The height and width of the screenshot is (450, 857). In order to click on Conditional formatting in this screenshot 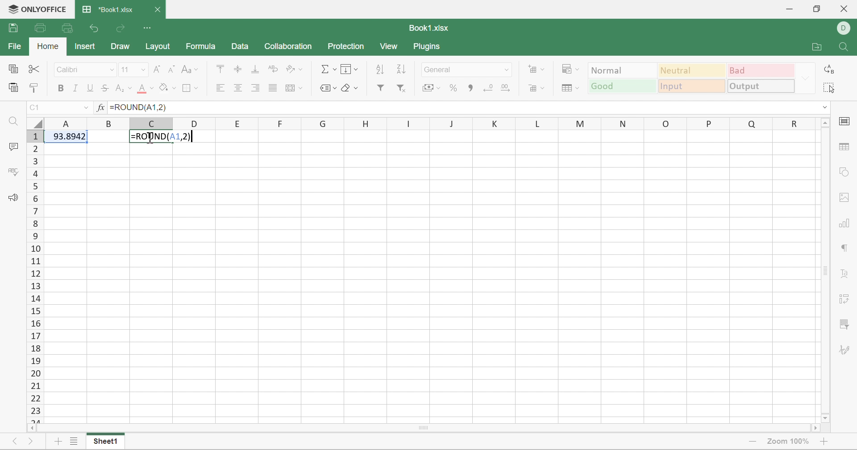, I will do `click(571, 69)`.